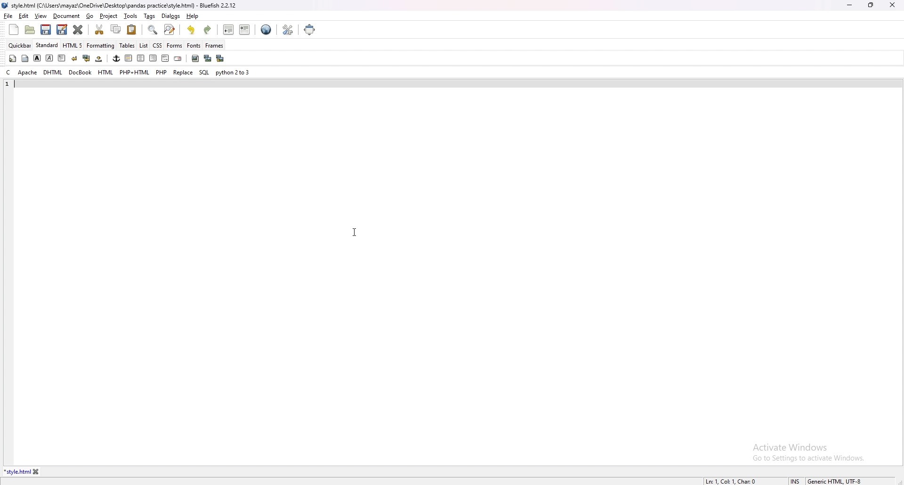 Image resolution: width=904 pixels, height=485 pixels. I want to click on line number, so click(8, 84).